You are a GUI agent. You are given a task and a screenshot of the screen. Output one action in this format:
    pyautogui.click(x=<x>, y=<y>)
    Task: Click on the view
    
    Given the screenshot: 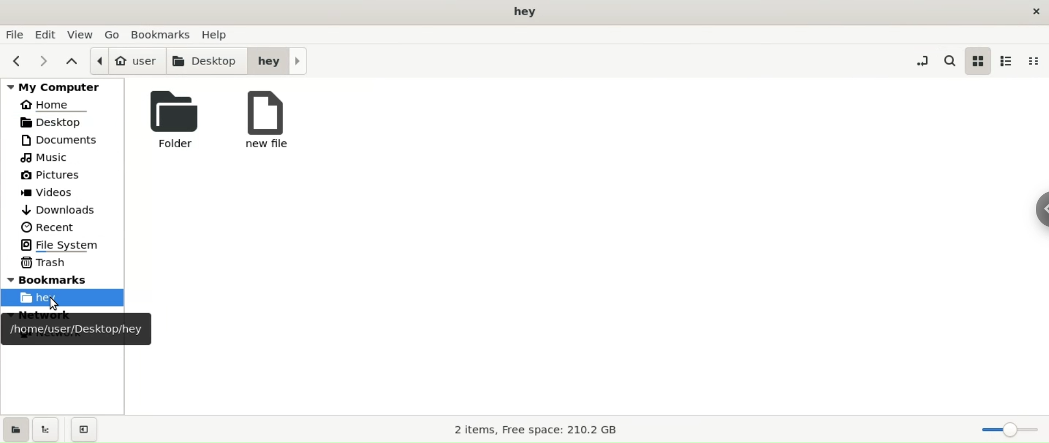 What is the action you would take?
    pyautogui.click(x=81, y=34)
    